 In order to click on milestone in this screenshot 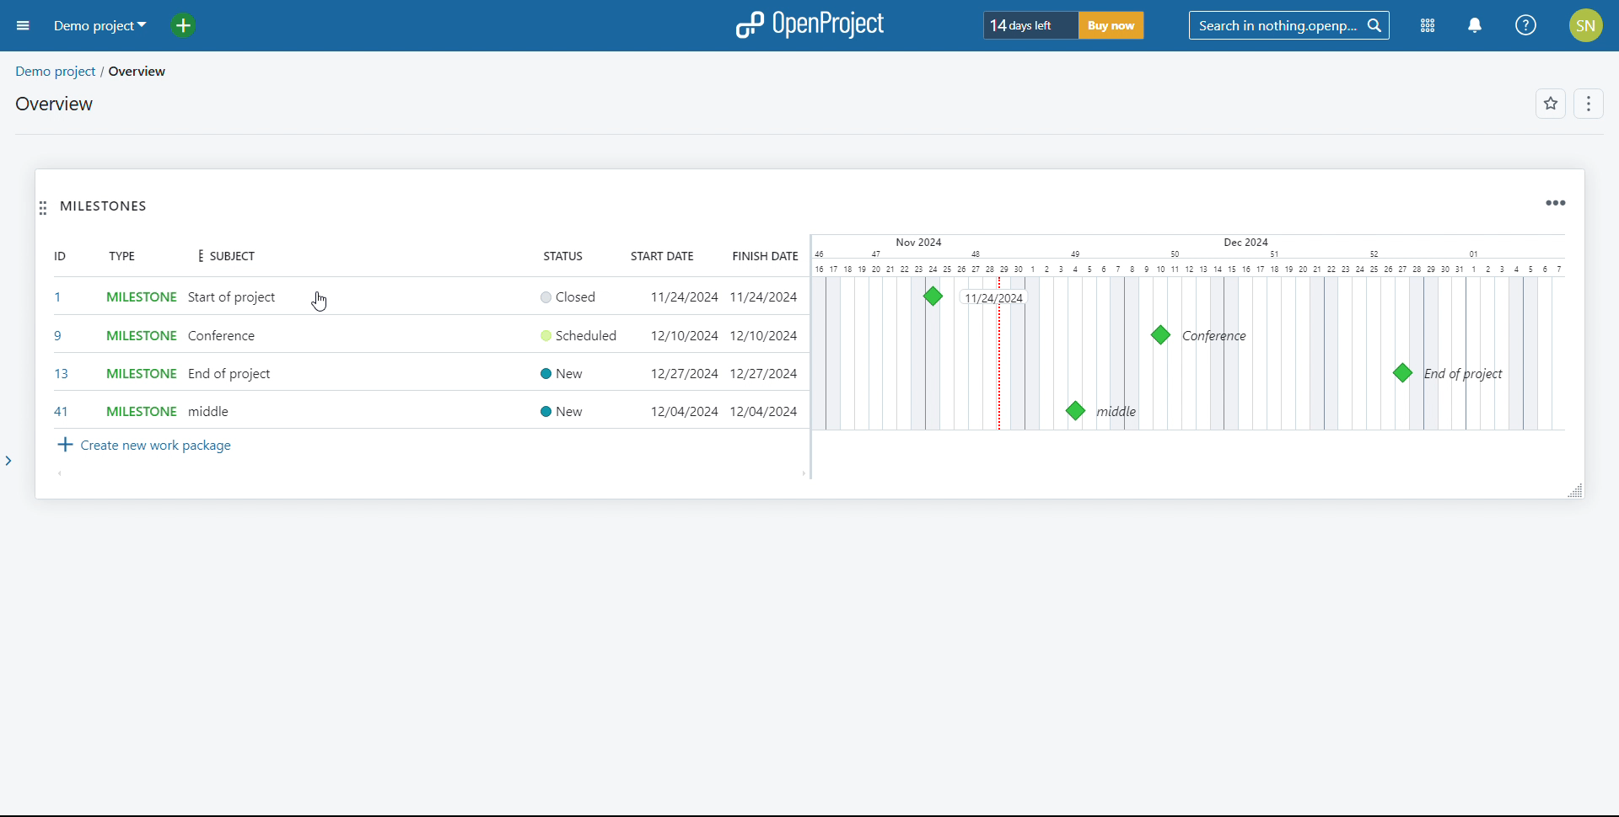, I will do `click(1403, 373)`.